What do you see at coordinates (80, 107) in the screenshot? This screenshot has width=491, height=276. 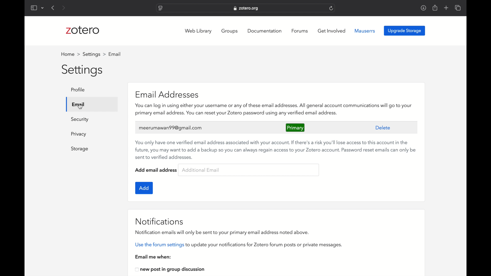 I see `cursor` at bounding box center [80, 107].